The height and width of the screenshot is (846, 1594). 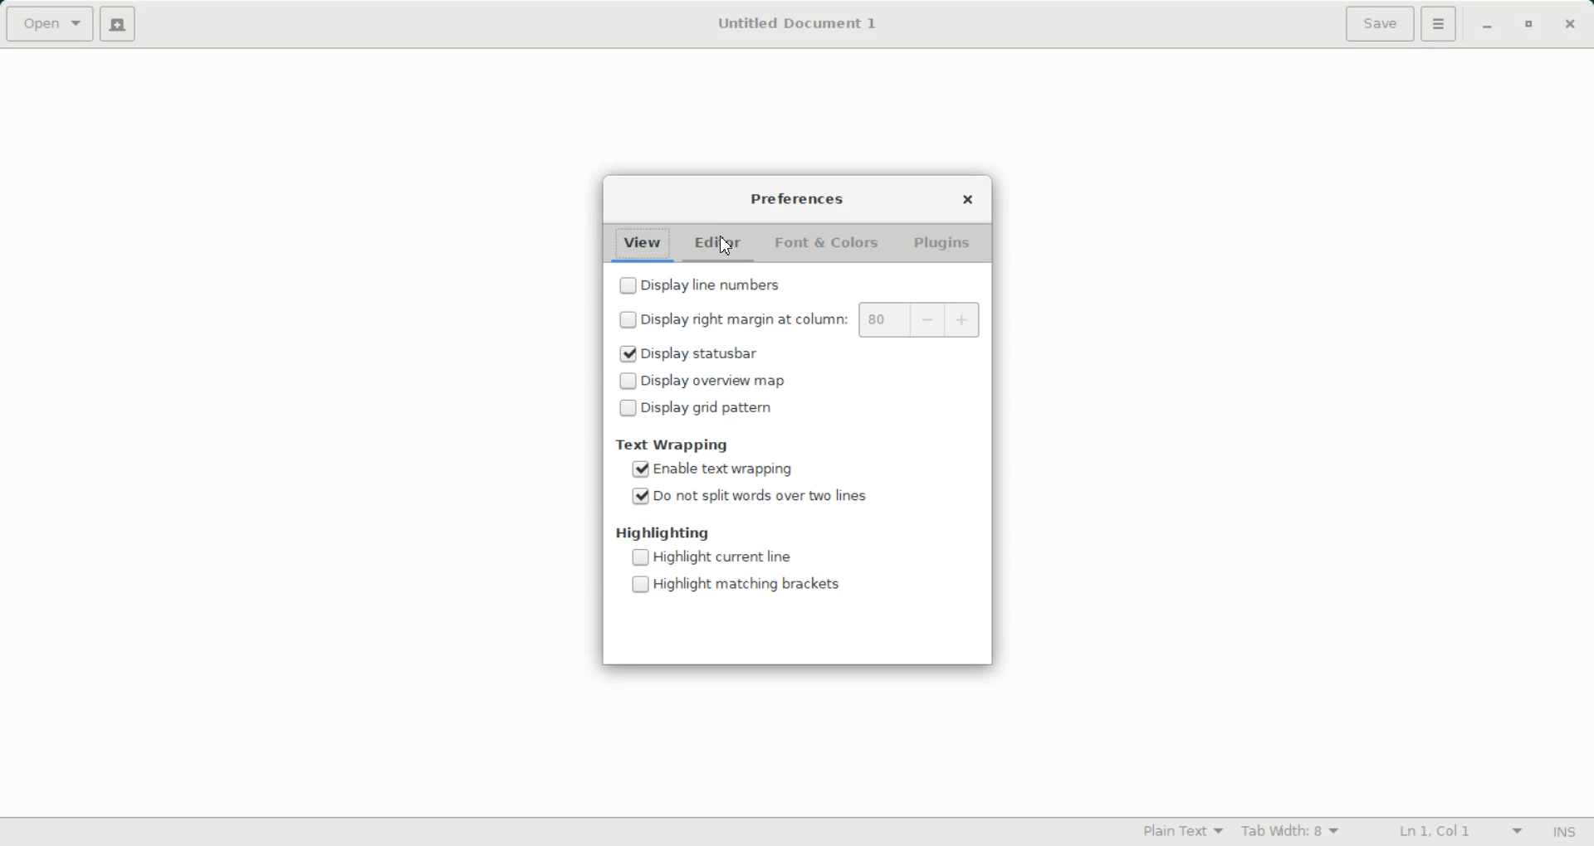 What do you see at coordinates (727, 469) in the screenshot?
I see `(un)check Enable text wrapping` at bounding box center [727, 469].